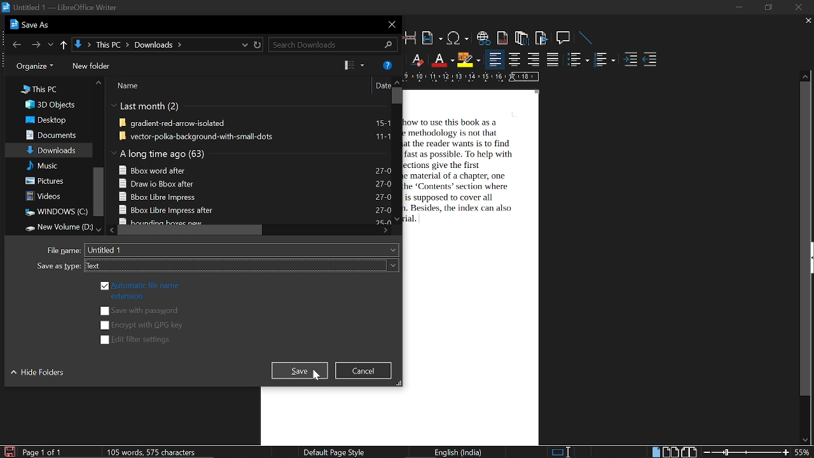 This screenshot has width=814, height=458. Describe the element at coordinates (256, 124) in the screenshot. I see `gradient-red-arrow-isolated 15-1` at that location.